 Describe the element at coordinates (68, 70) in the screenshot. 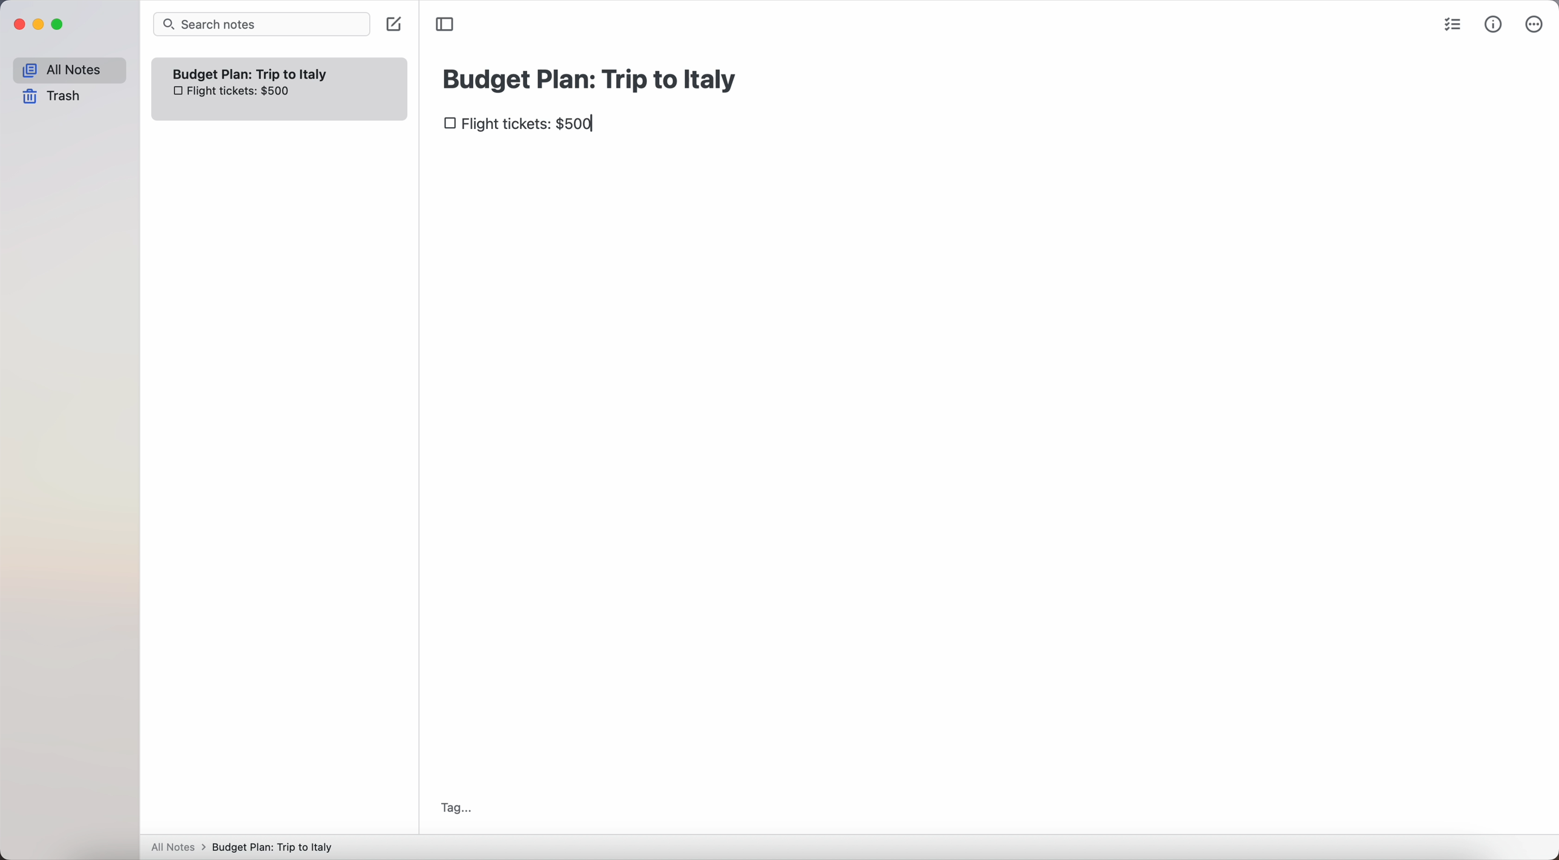

I see `all notes` at that location.